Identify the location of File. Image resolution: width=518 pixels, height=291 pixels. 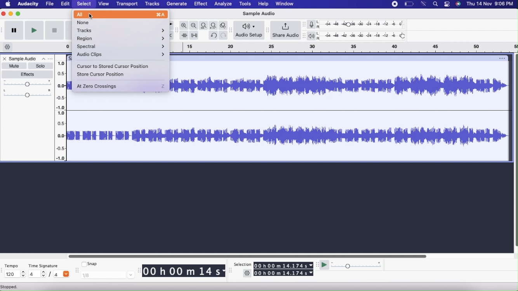
(50, 3).